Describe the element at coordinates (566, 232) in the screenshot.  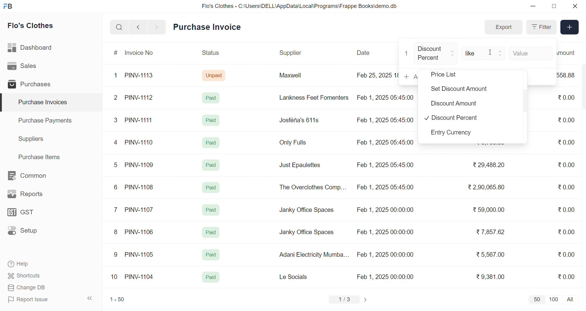
I see `₹0.00` at that location.